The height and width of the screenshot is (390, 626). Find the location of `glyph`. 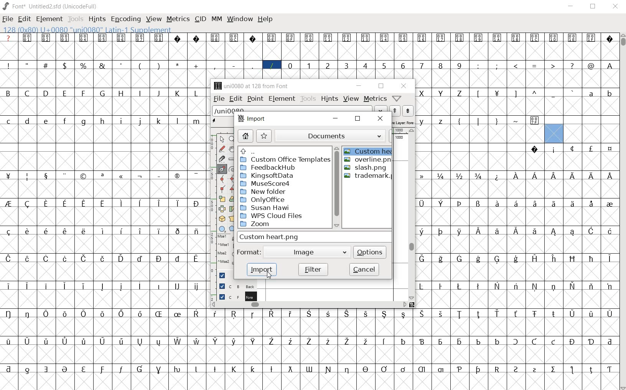

glyph is located at coordinates (121, 369).